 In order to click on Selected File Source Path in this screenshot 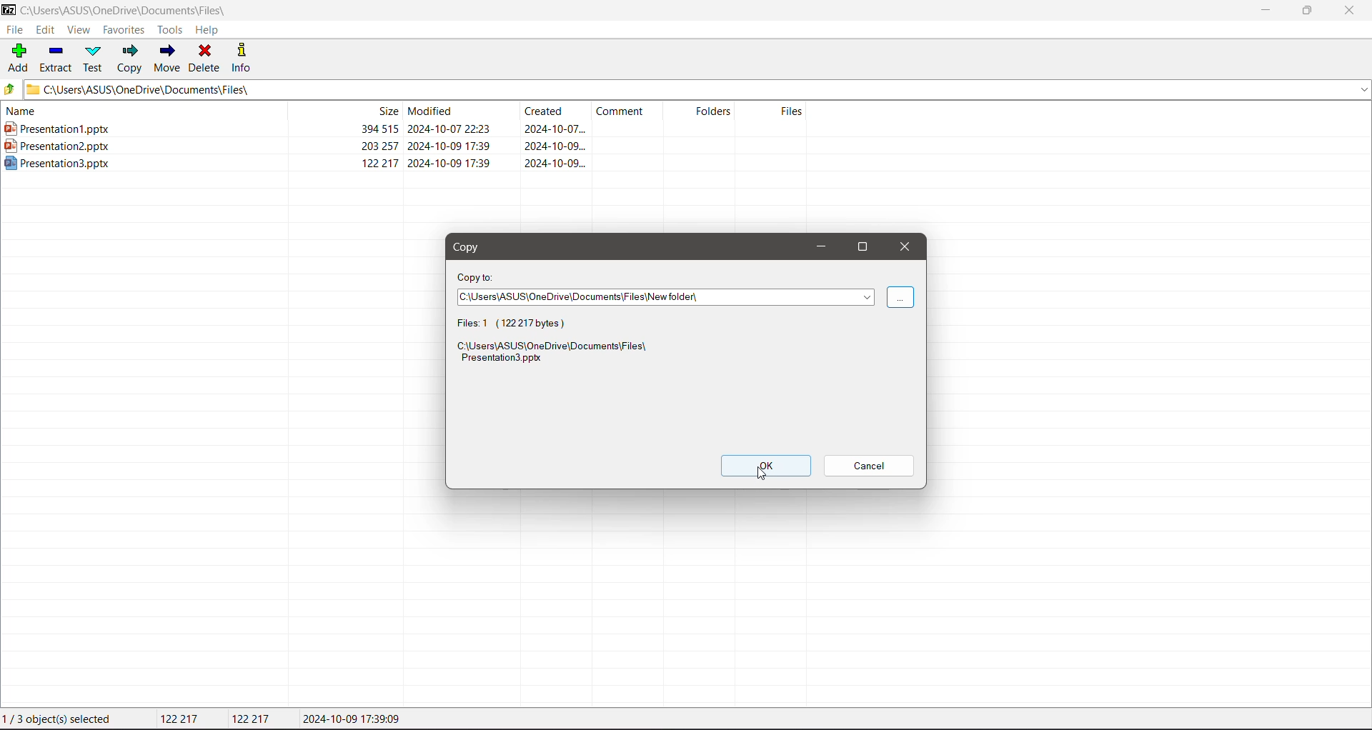, I will do `click(557, 354)`.